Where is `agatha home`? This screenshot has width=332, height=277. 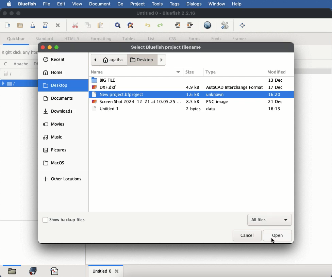
agatha home is located at coordinates (113, 61).